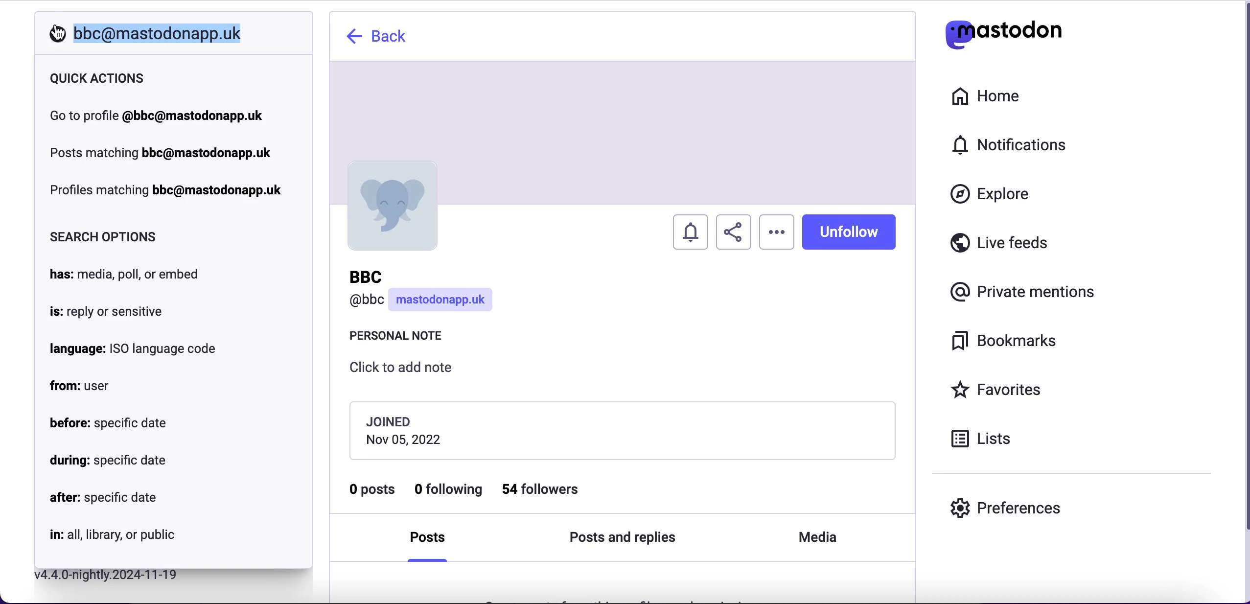 The image size is (1250, 604). What do you see at coordinates (777, 232) in the screenshot?
I see `options` at bounding box center [777, 232].